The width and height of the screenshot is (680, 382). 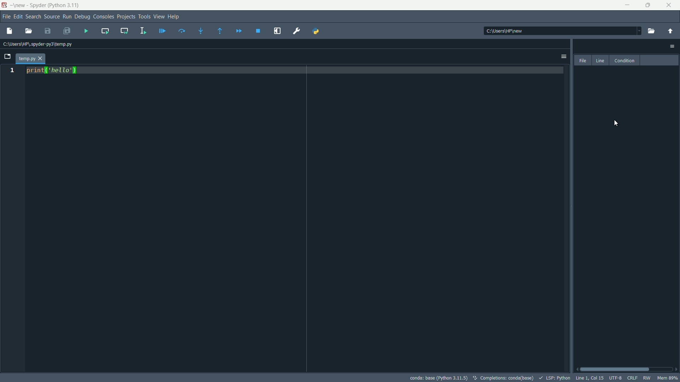 What do you see at coordinates (437, 378) in the screenshot?
I see `conda: base (Python 3.11.5)` at bounding box center [437, 378].